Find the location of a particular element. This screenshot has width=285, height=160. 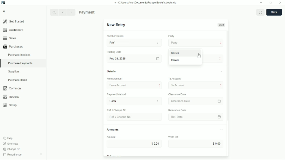

Dashboard is located at coordinates (23, 30).